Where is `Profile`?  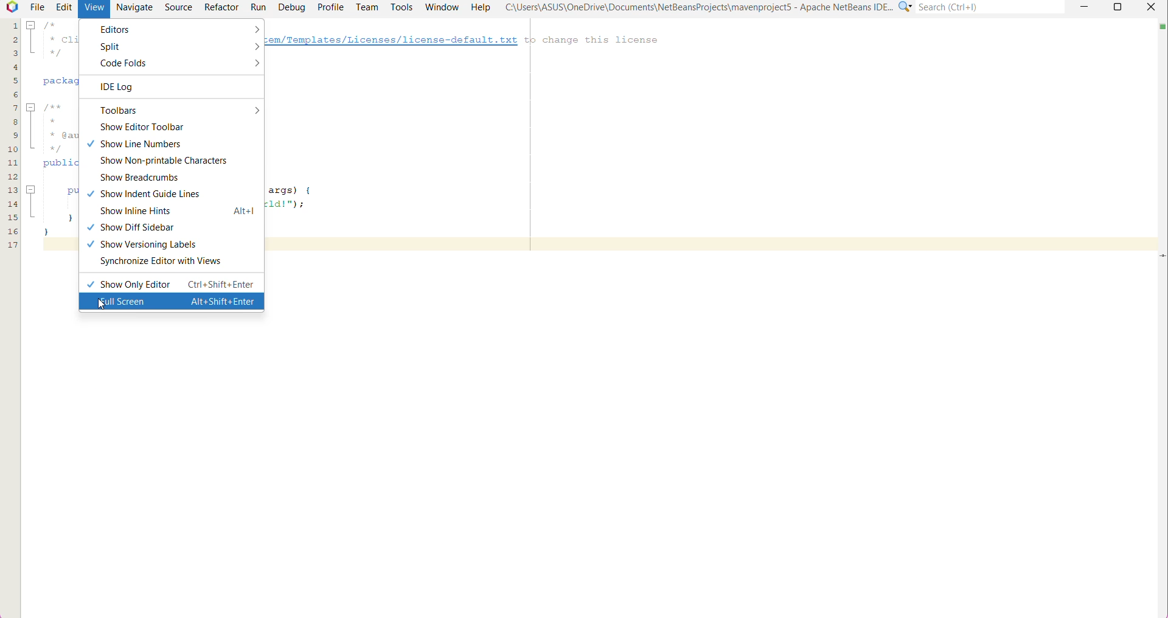 Profile is located at coordinates (330, 7).